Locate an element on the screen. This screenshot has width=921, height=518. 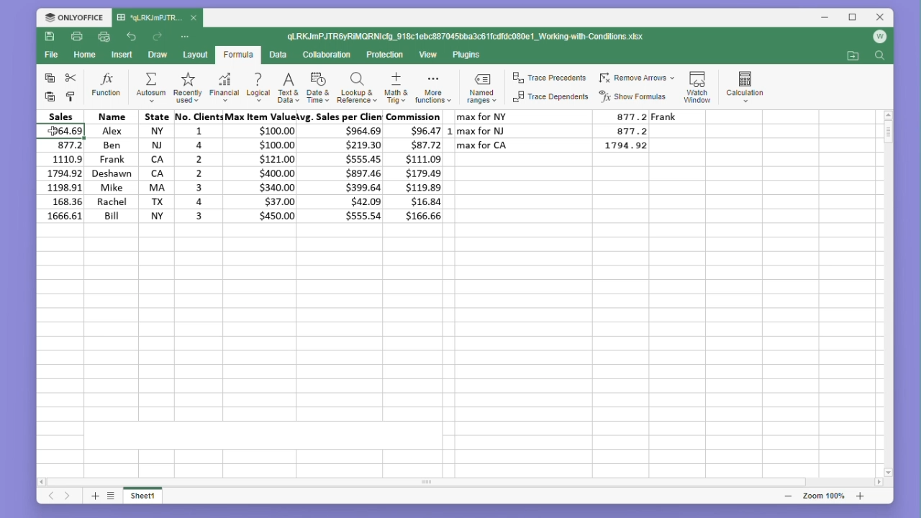
sales is located at coordinates (62, 166).